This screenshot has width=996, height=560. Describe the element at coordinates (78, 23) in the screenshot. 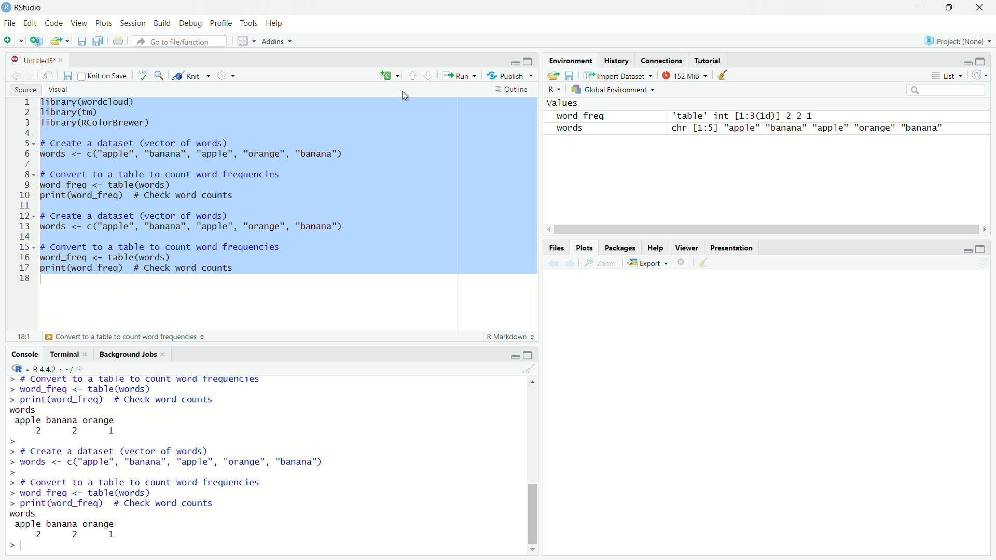

I see `View` at that location.